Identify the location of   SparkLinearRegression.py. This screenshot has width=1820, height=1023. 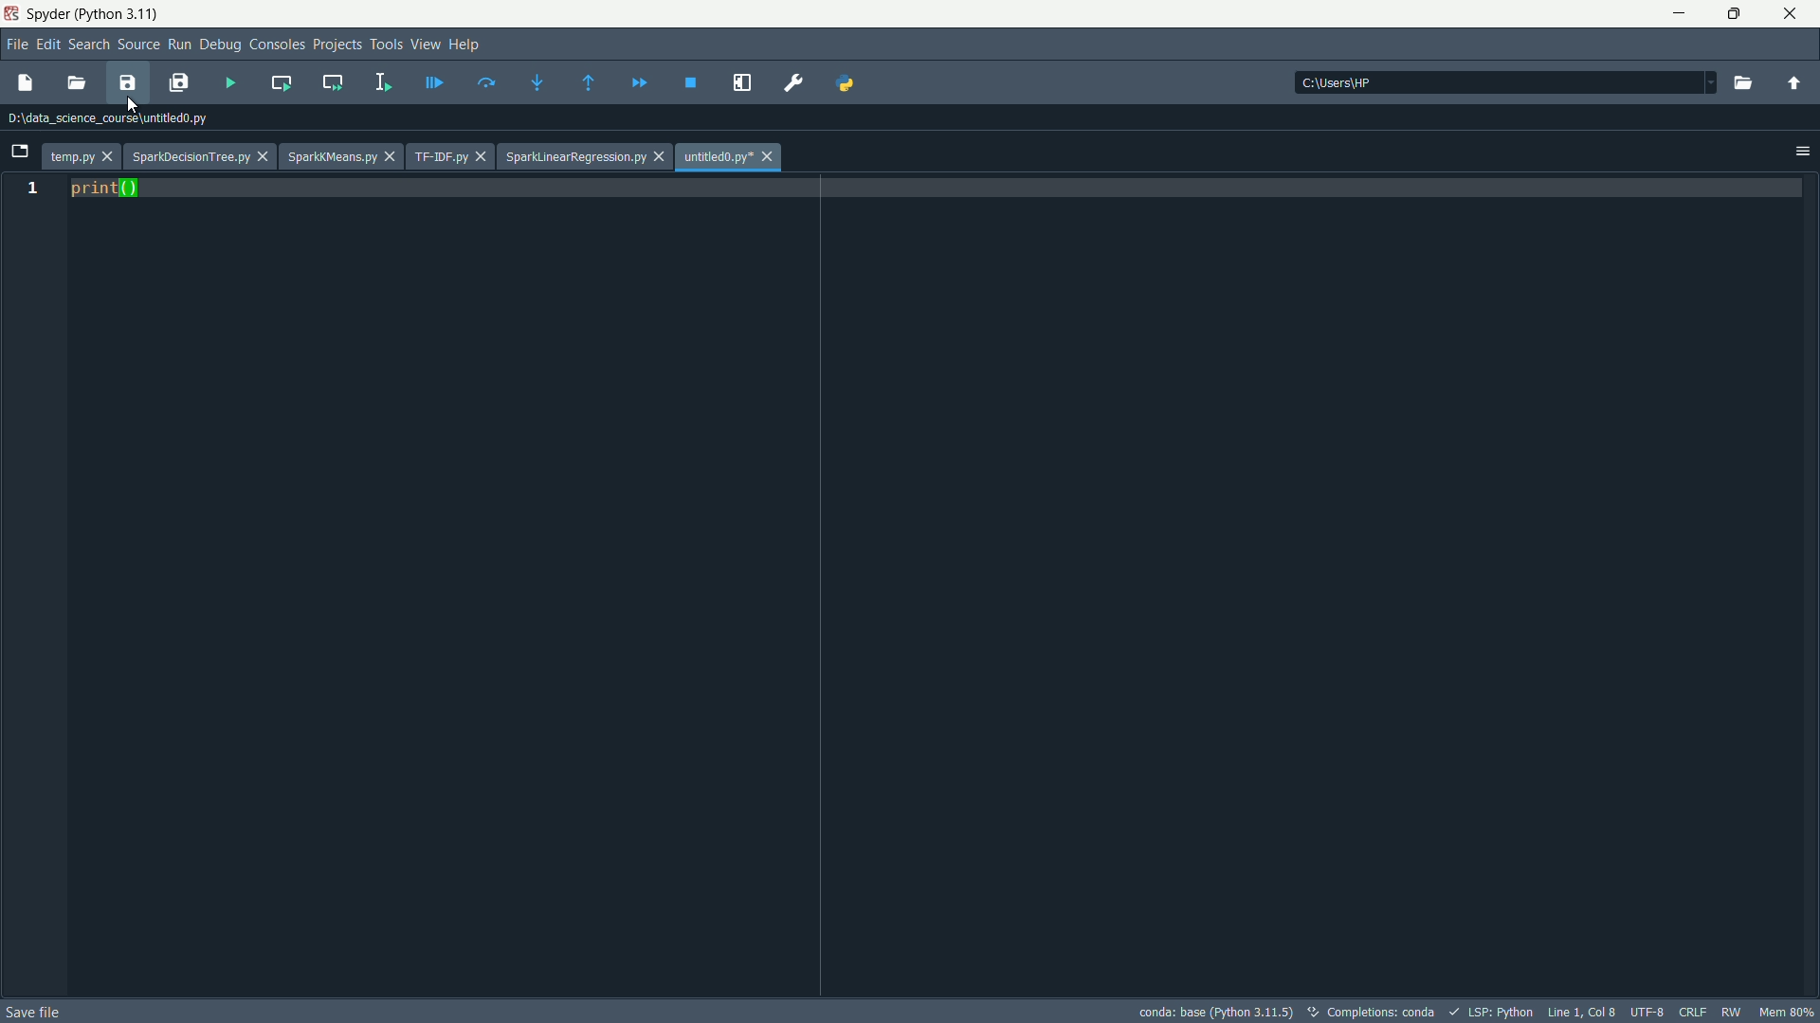
(575, 157).